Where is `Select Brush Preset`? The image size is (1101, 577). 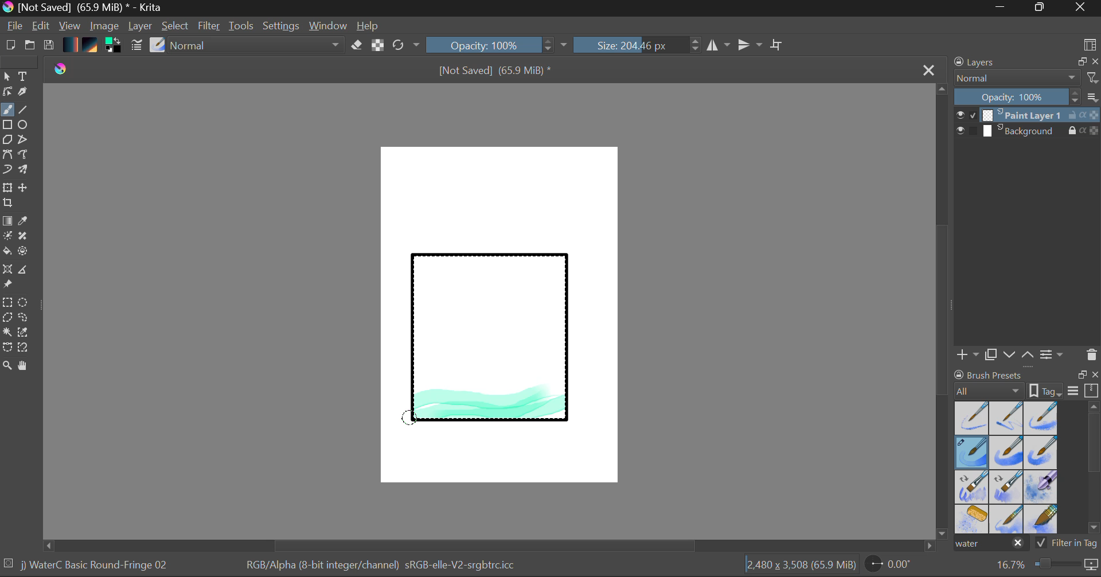 Select Brush Preset is located at coordinates (158, 45).